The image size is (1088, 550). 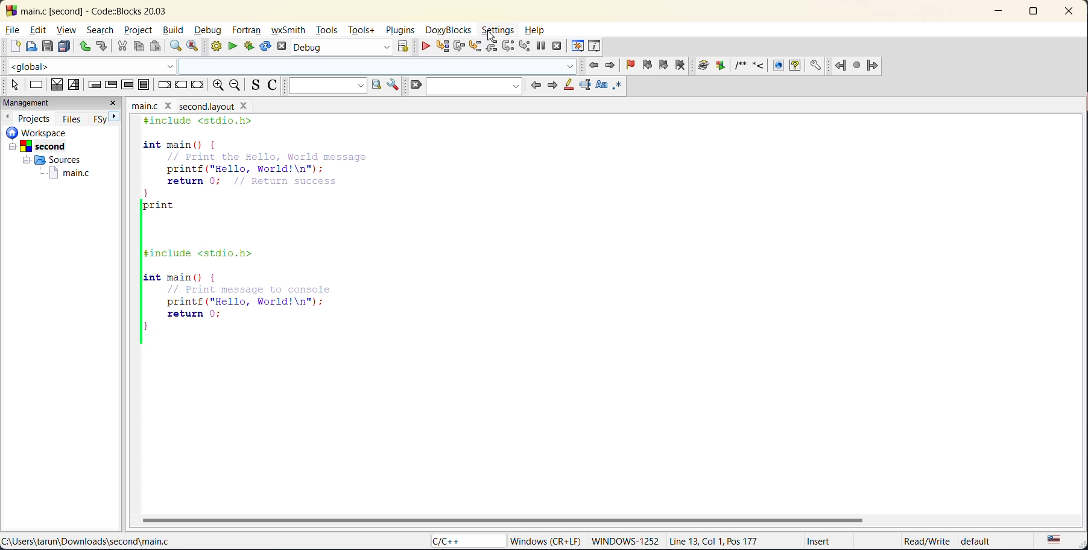 What do you see at coordinates (37, 86) in the screenshot?
I see `instruction` at bounding box center [37, 86].